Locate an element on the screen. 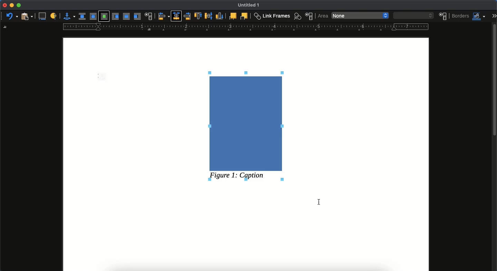 The image size is (497, 271). text wrap is located at coordinates (149, 16).